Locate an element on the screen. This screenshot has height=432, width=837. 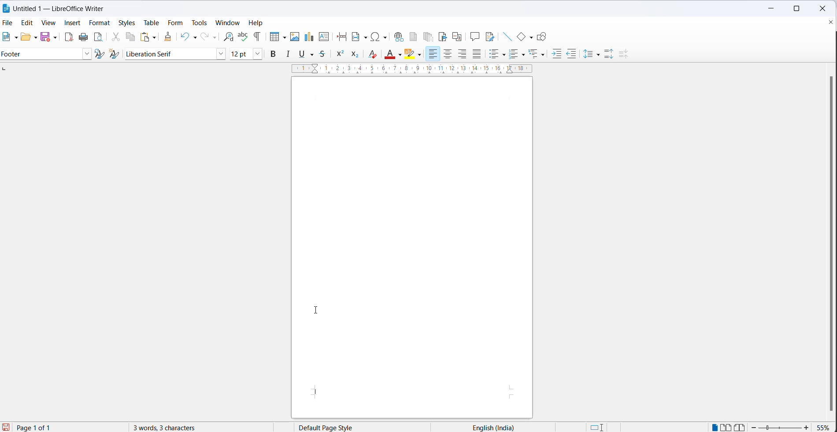
help  is located at coordinates (258, 23).